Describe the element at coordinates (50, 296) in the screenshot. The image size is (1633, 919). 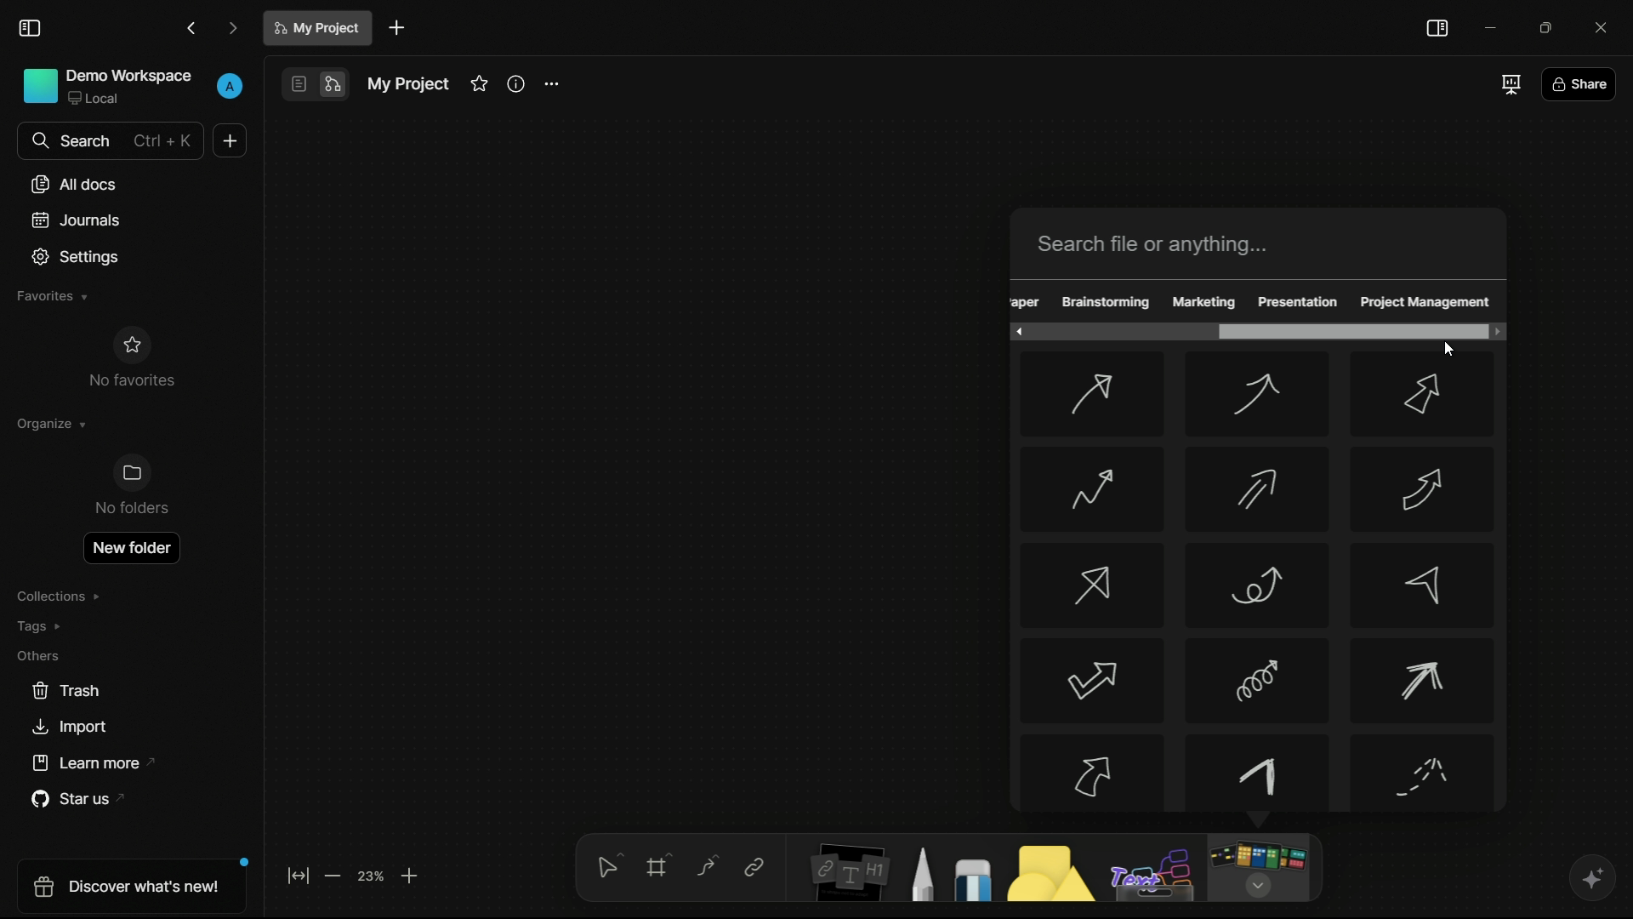
I see `favorites` at that location.